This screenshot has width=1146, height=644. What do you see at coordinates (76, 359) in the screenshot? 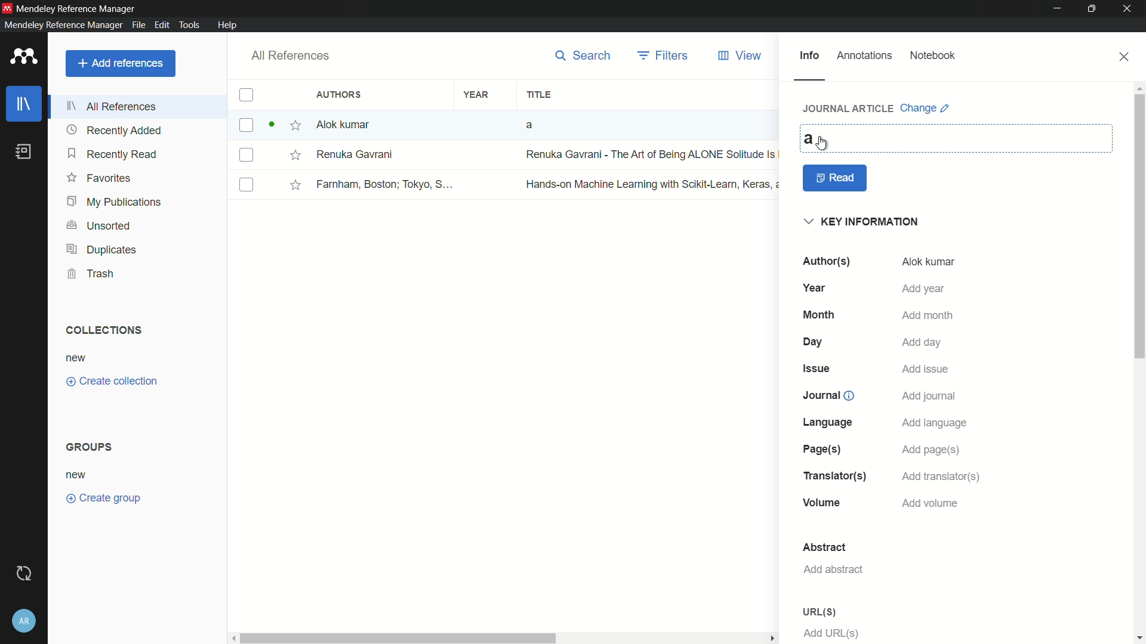
I see `new` at bounding box center [76, 359].